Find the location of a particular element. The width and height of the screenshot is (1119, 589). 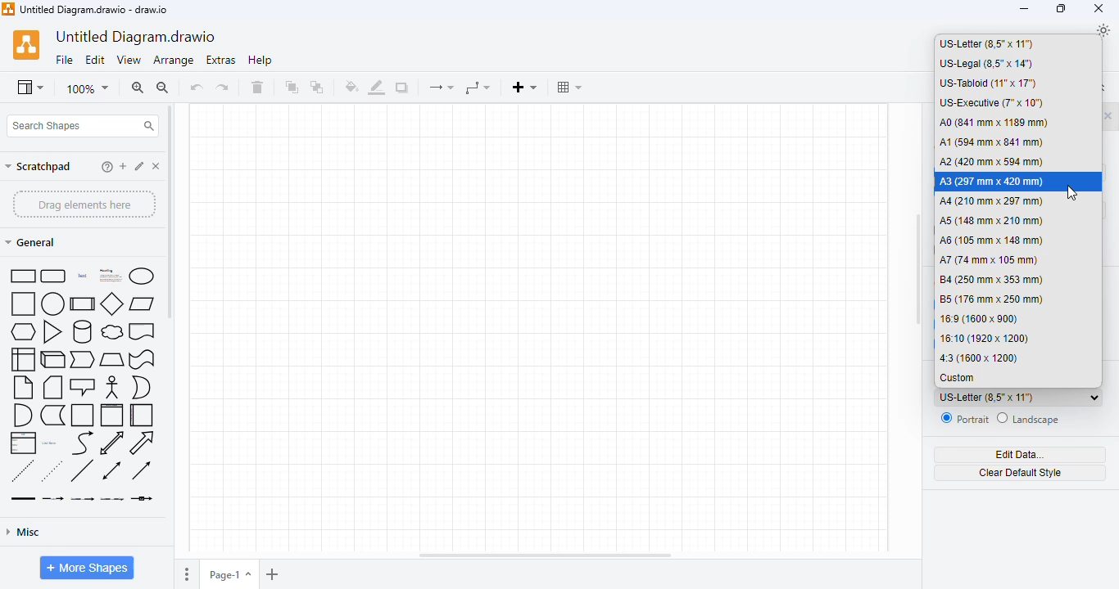

portrait is located at coordinates (964, 419).